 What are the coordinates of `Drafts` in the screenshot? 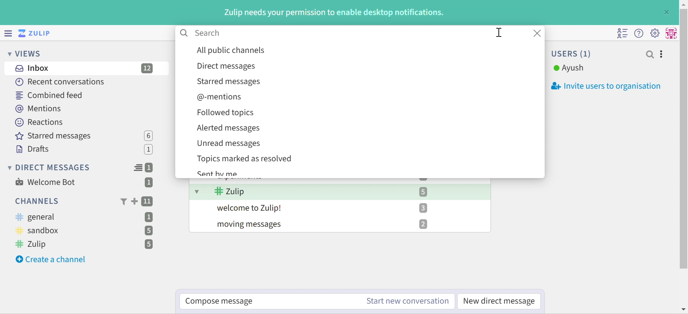 It's located at (33, 149).